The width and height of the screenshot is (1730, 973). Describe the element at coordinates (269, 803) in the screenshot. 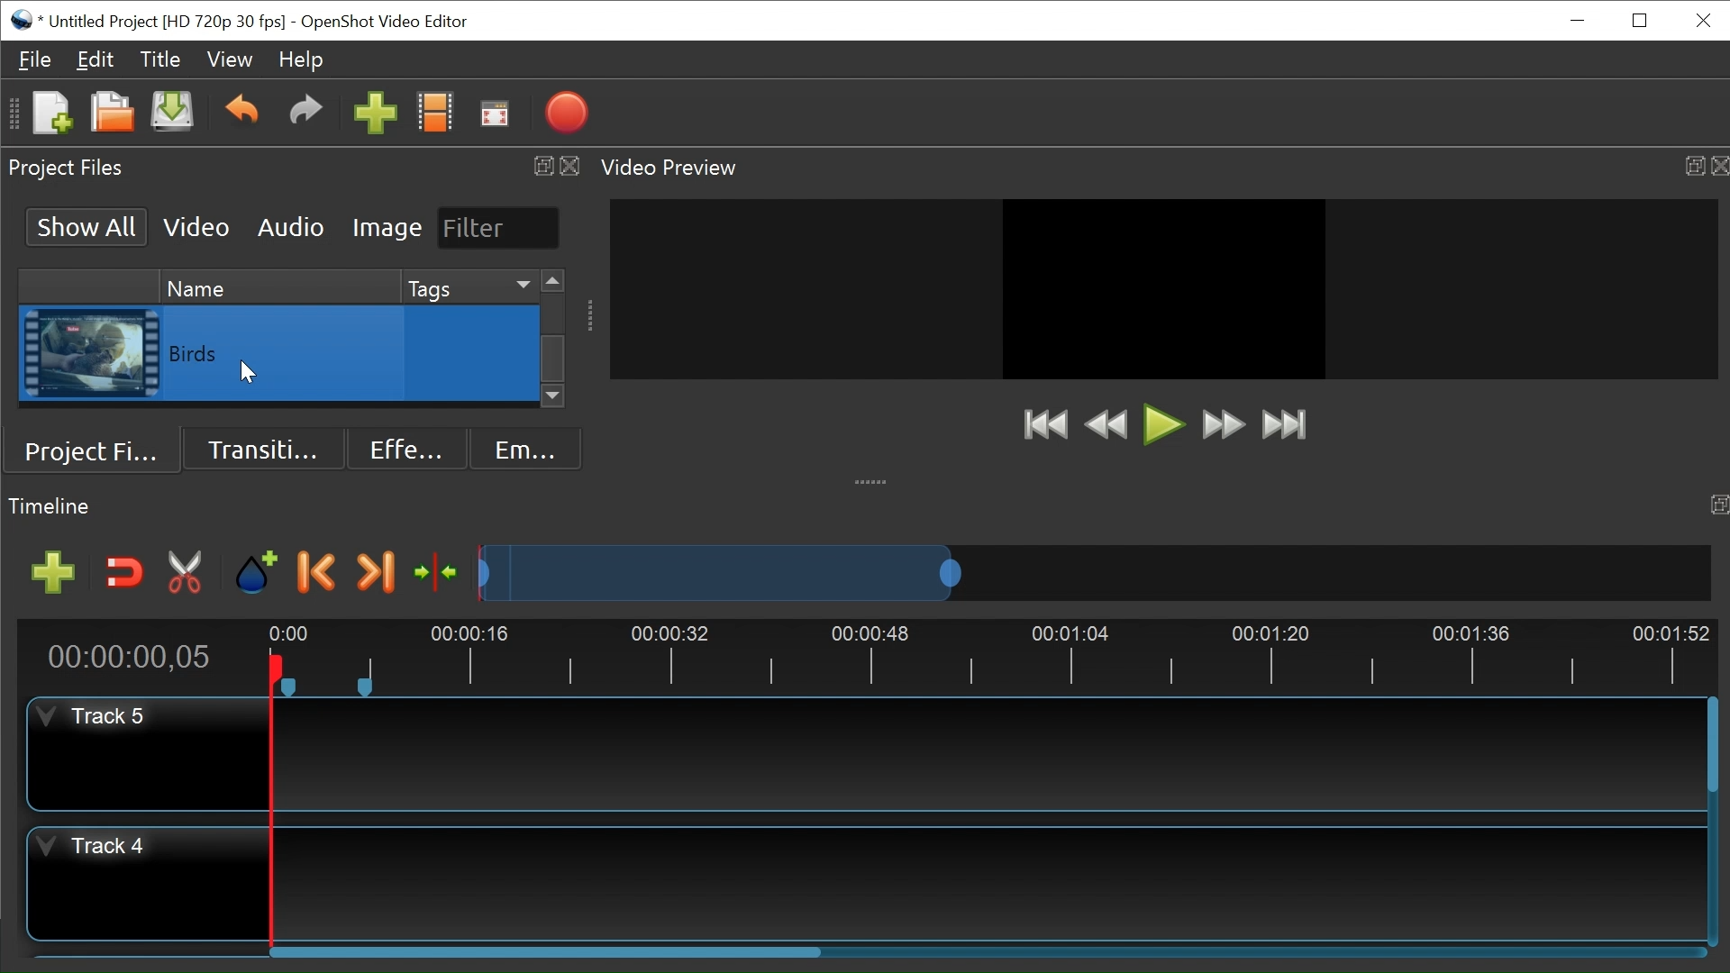

I see `Timeline cursor` at that location.